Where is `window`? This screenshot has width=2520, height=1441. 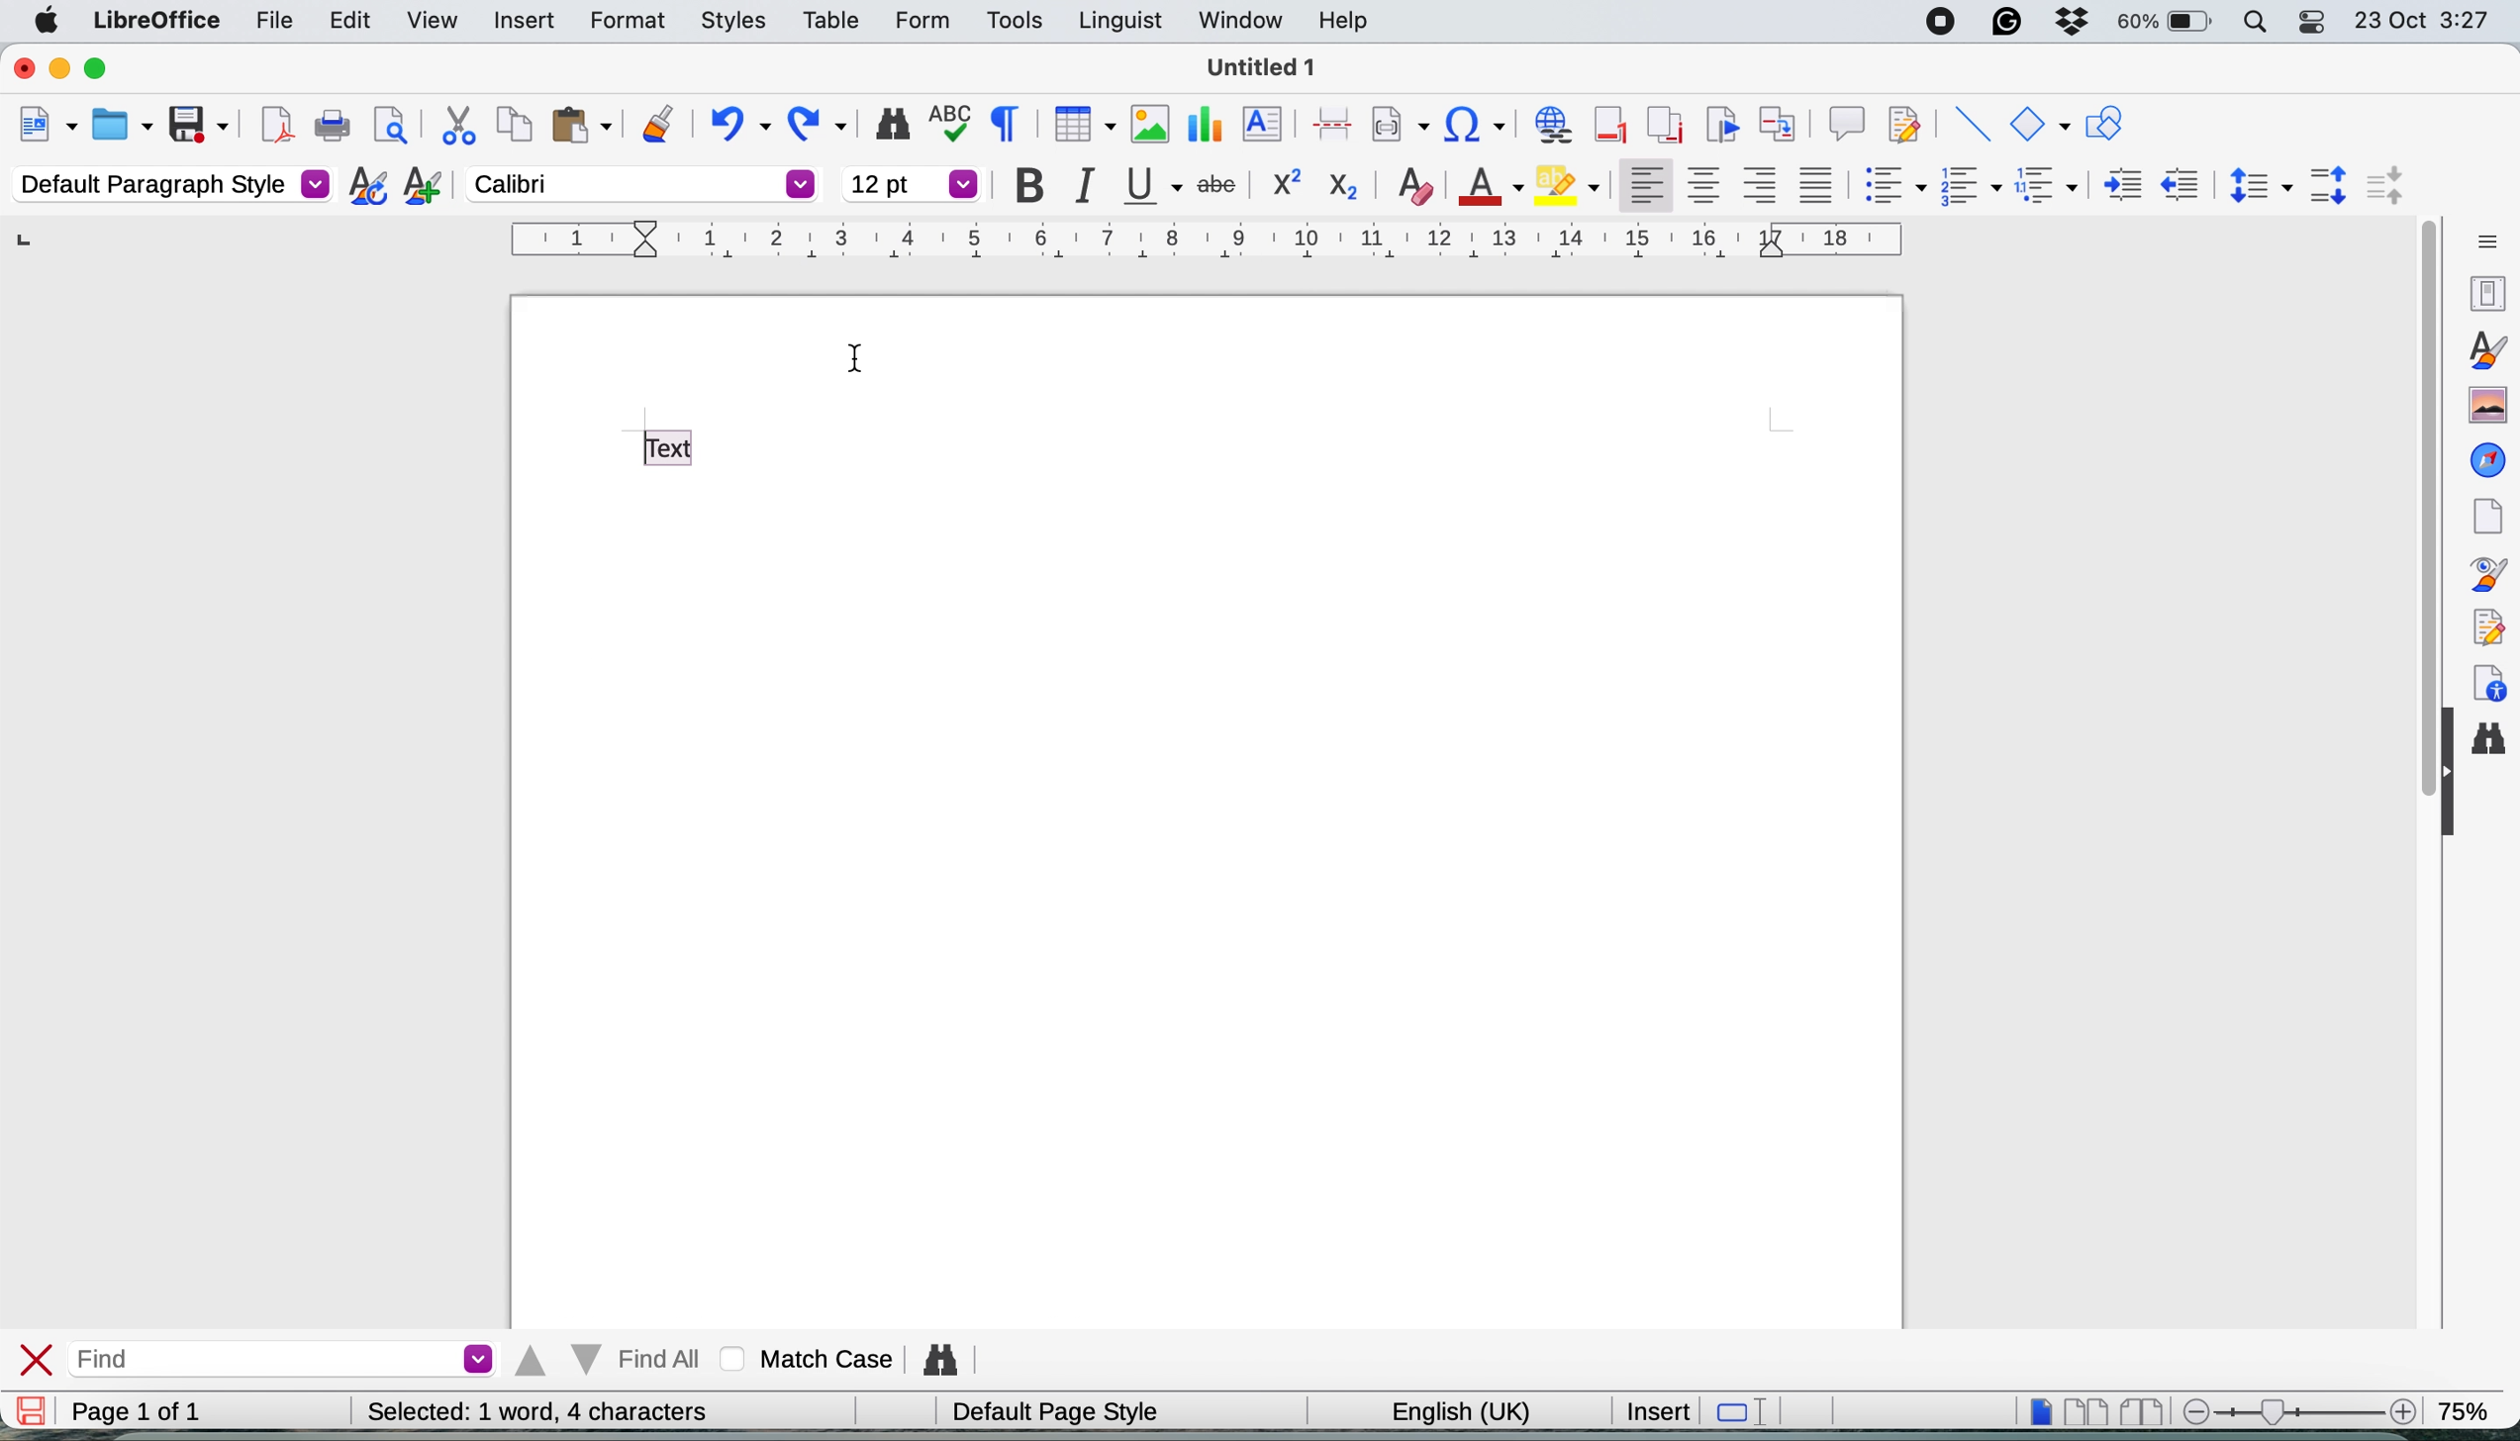
window is located at coordinates (1236, 25).